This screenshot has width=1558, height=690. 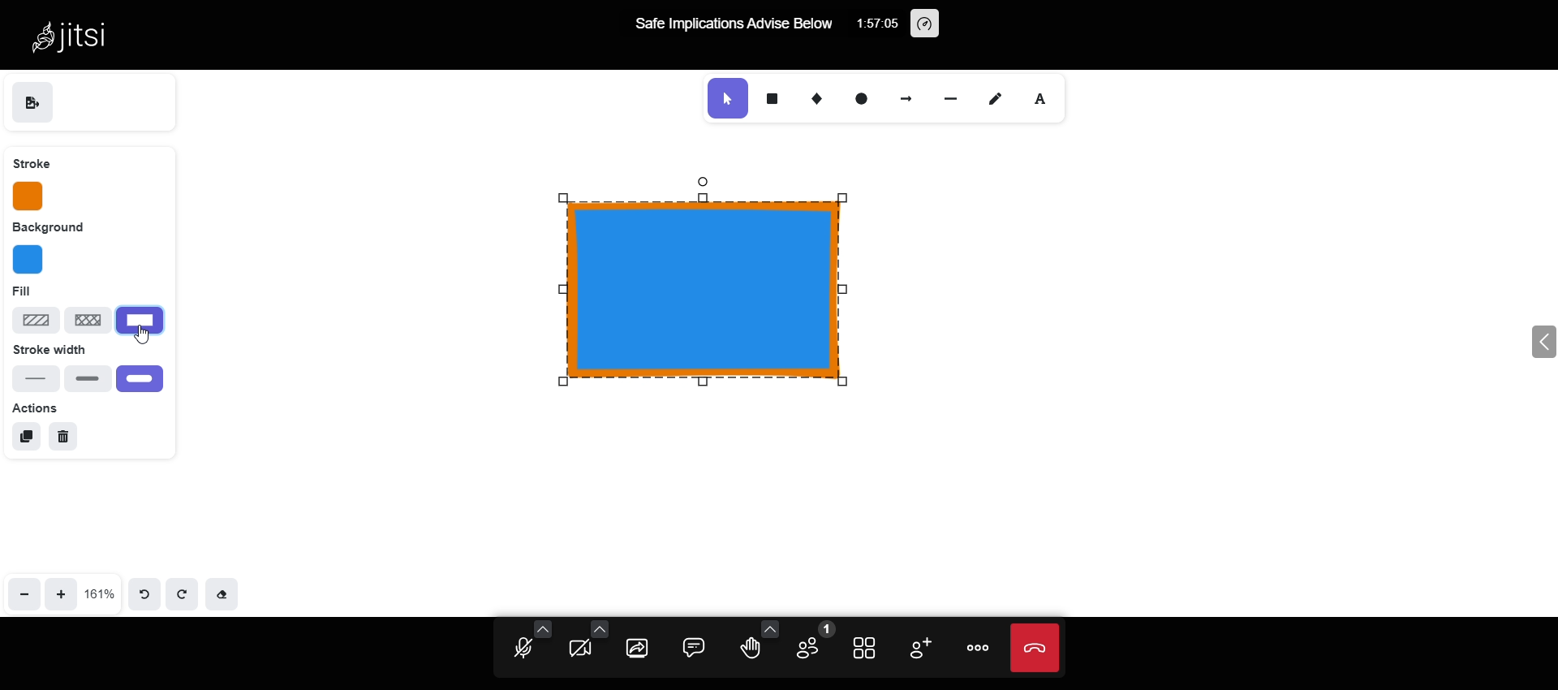 What do you see at coordinates (25, 291) in the screenshot?
I see `fill` at bounding box center [25, 291].